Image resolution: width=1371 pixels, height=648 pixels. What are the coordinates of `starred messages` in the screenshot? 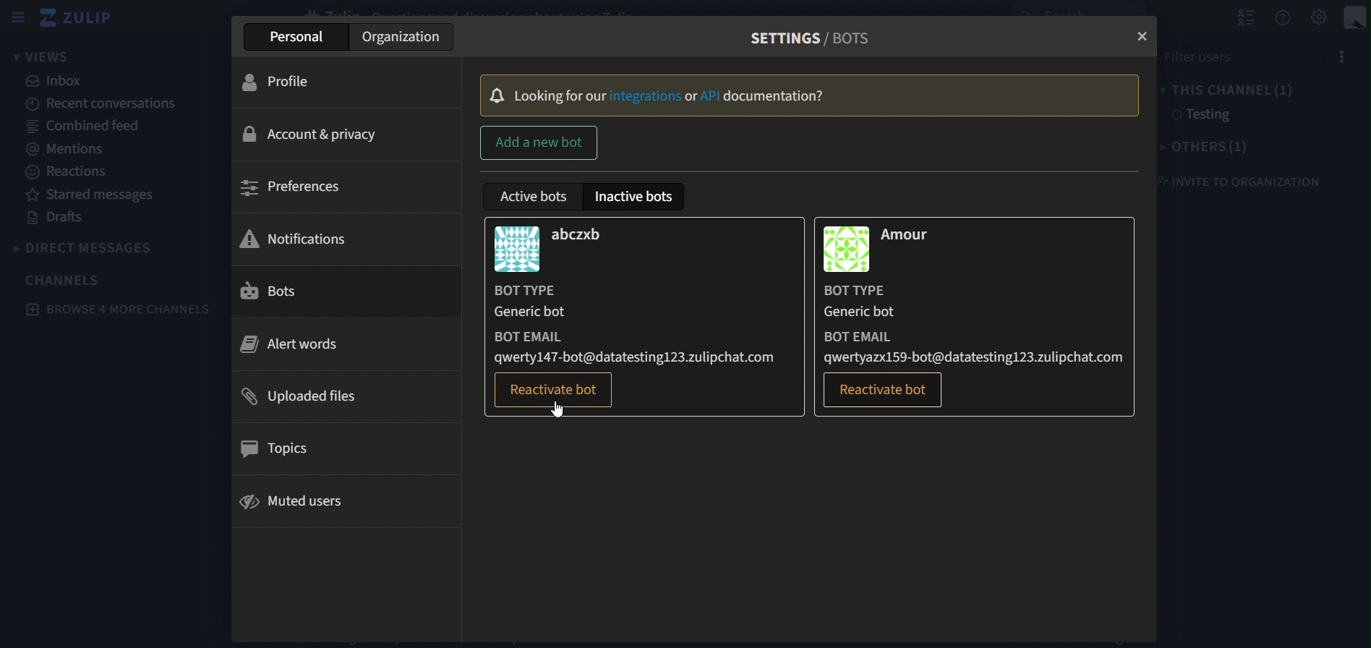 It's located at (93, 195).